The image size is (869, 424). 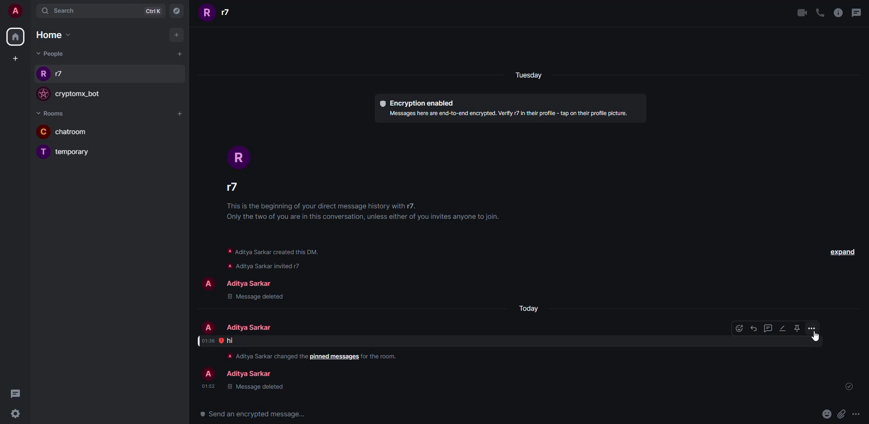 I want to click on profile, so click(x=44, y=152).